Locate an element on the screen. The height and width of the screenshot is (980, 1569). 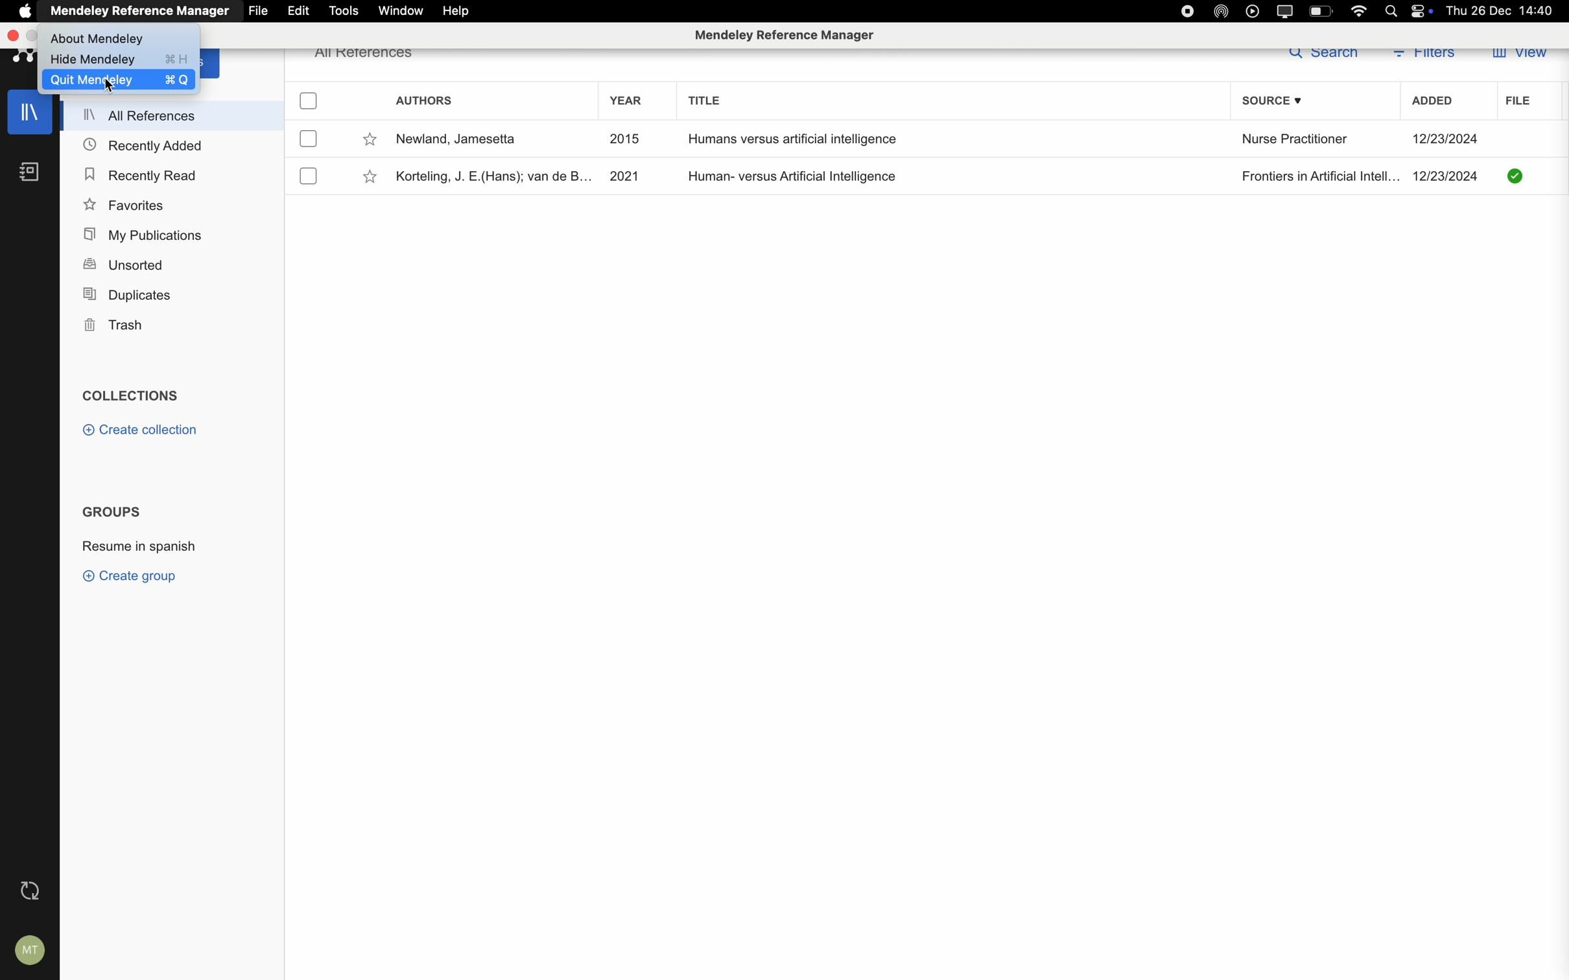
favorite is located at coordinates (371, 178).